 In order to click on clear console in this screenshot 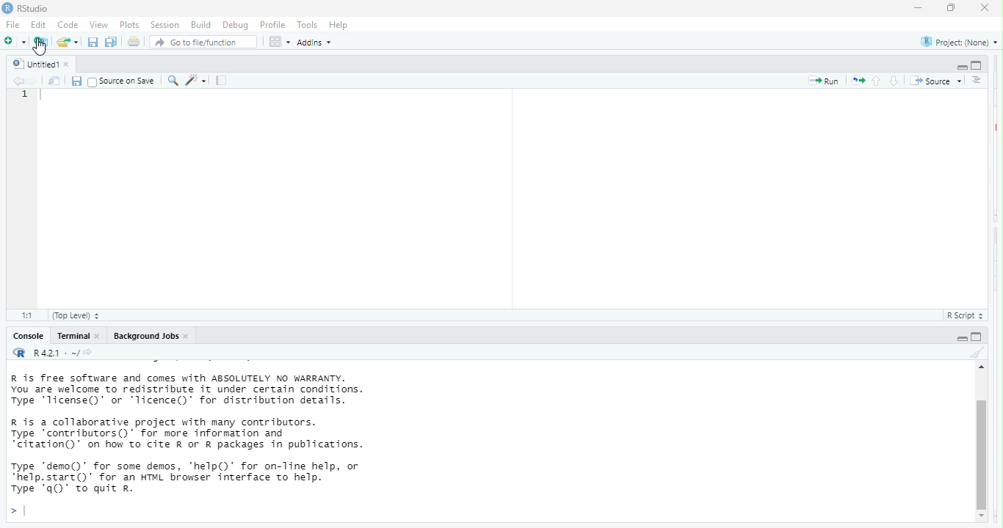, I will do `click(975, 353)`.